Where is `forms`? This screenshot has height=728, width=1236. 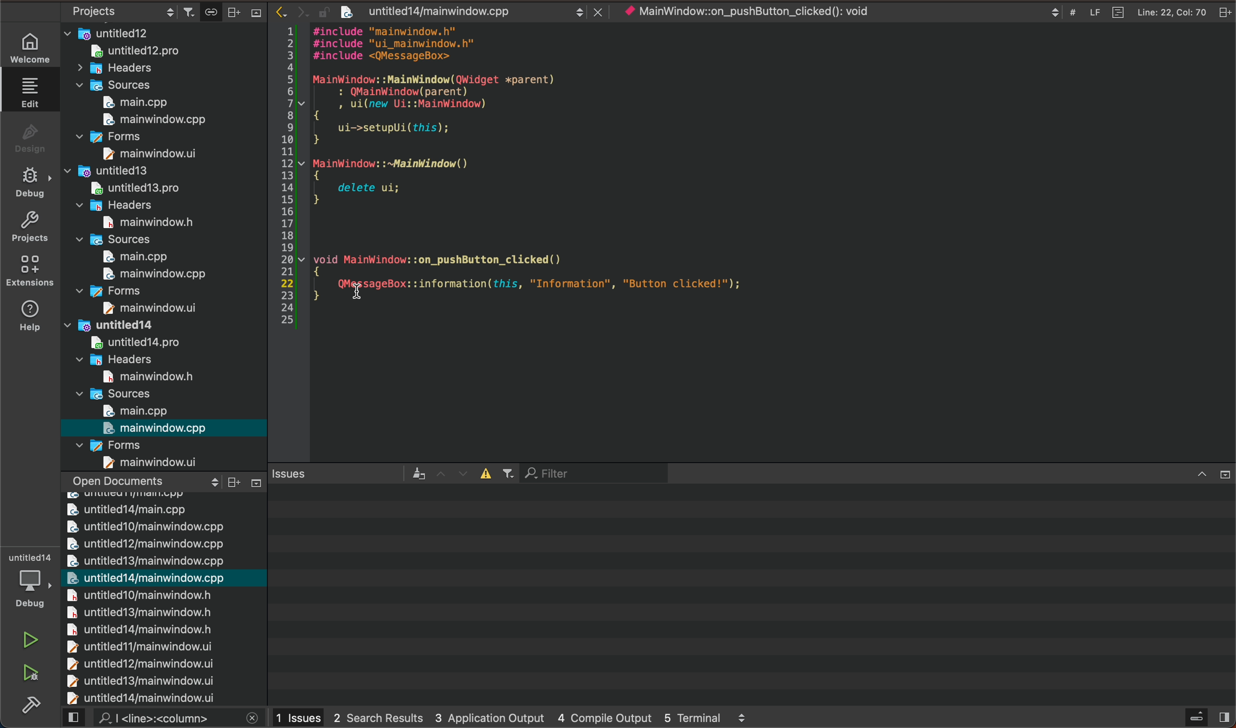 forms is located at coordinates (112, 138).